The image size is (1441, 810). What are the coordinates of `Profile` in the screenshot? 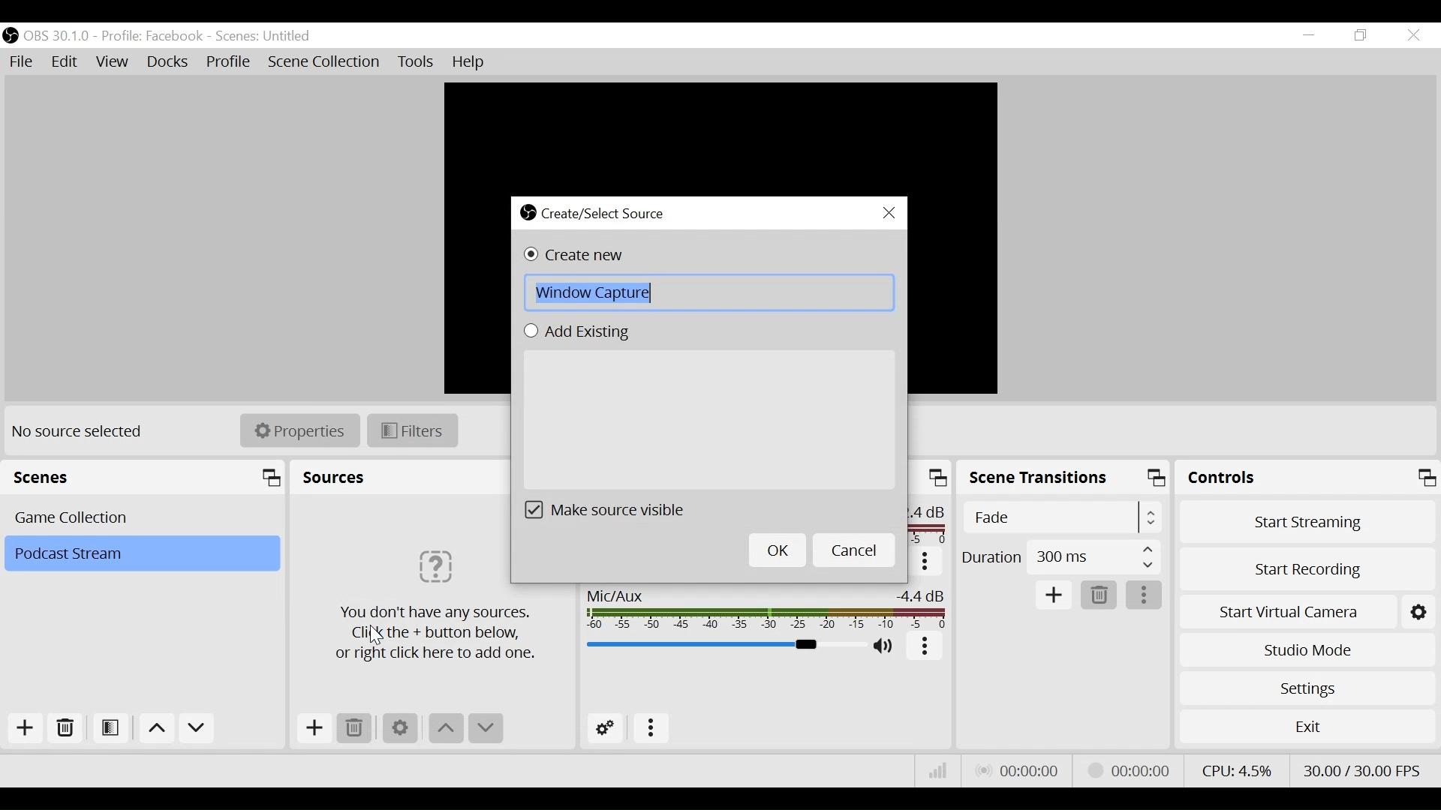 It's located at (229, 62).